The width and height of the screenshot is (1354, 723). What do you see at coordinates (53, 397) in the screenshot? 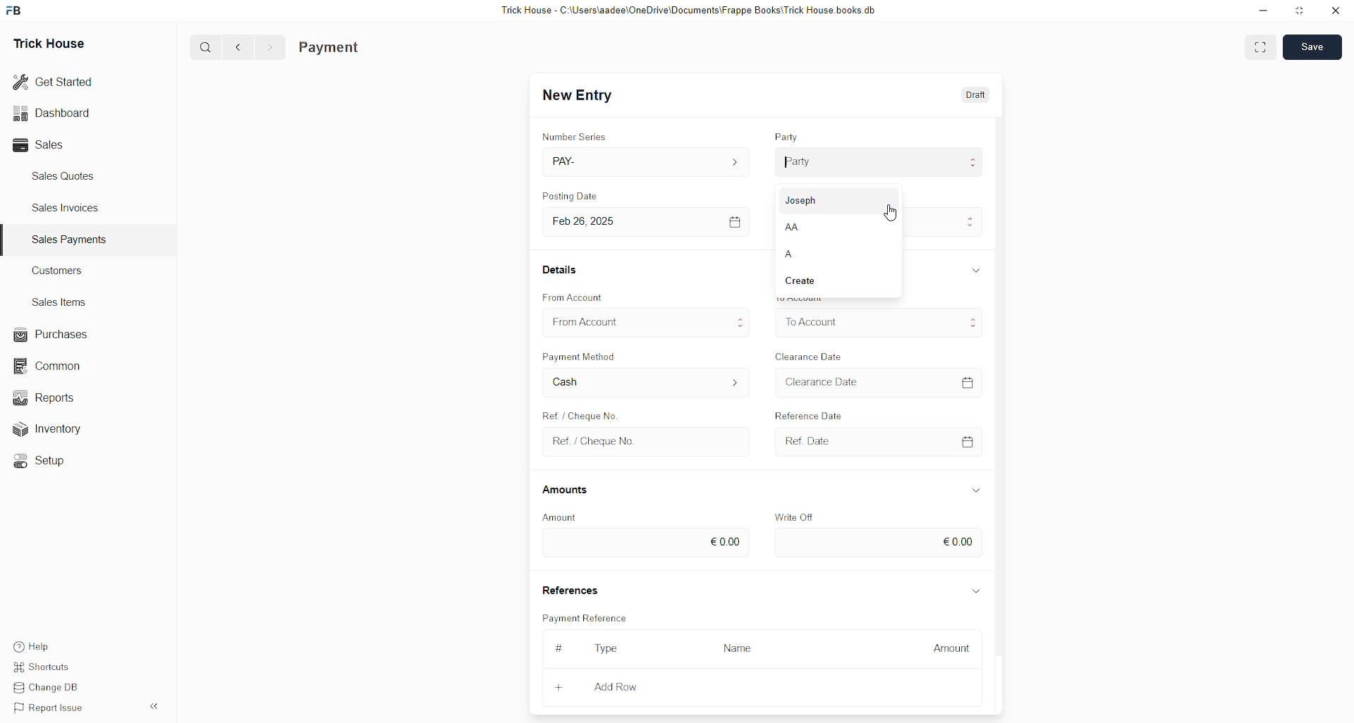
I see `Reports` at bounding box center [53, 397].